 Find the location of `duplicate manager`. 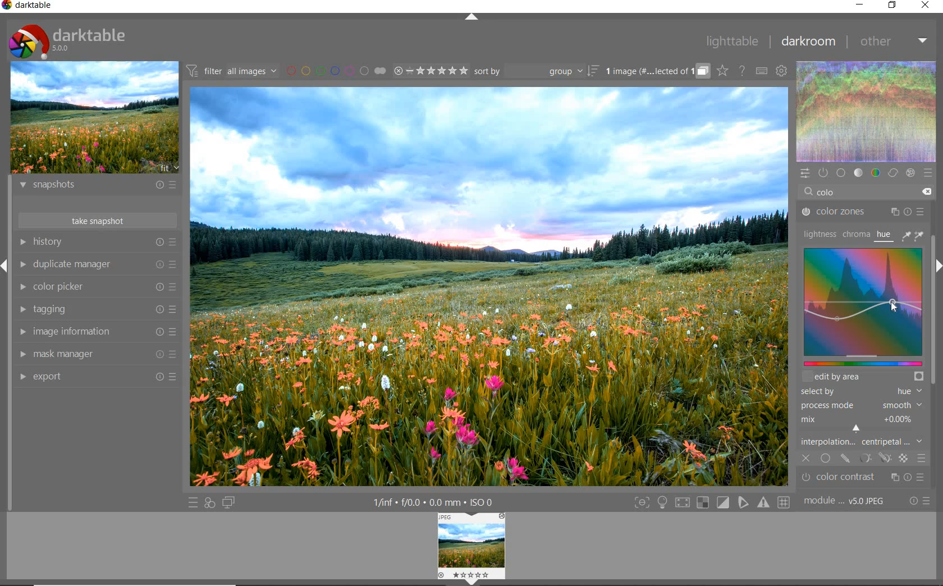

duplicate manager is located at coordinates (99, 265).